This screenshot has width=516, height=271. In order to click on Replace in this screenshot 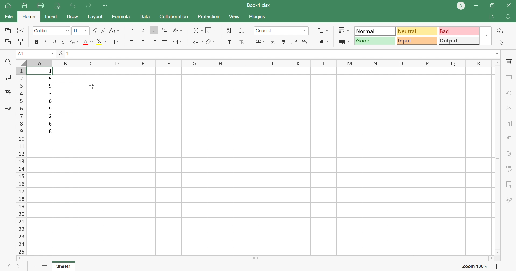, I will do `click(501, 31)`.